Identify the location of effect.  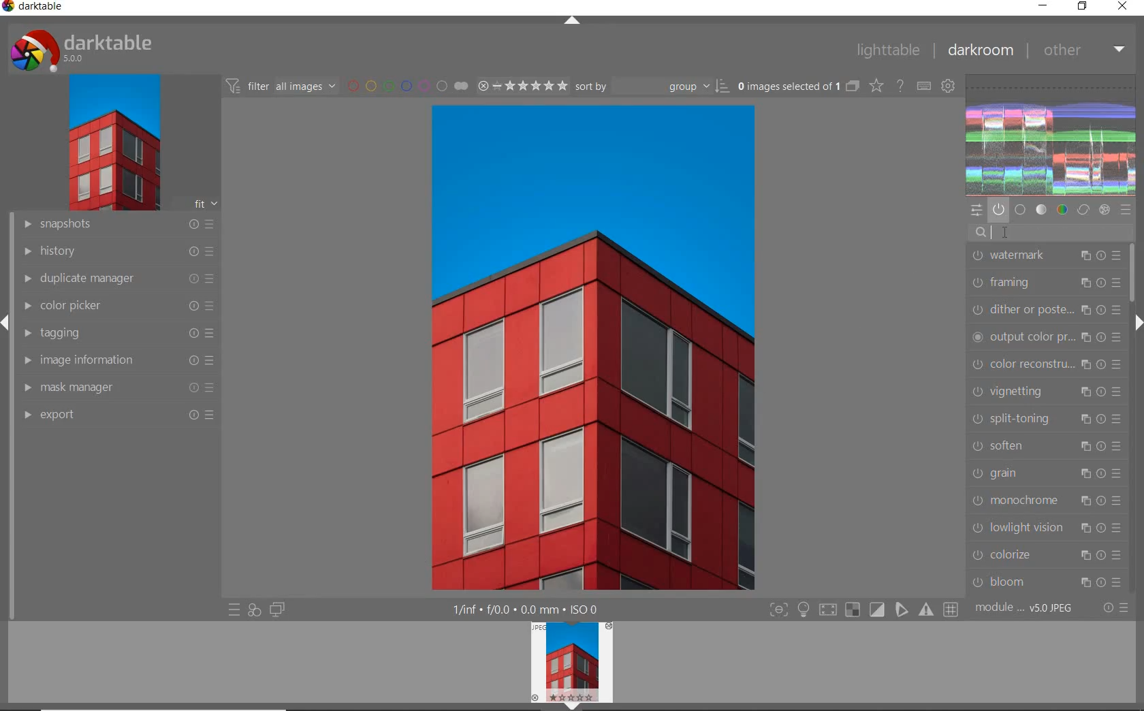
(1104, 210).